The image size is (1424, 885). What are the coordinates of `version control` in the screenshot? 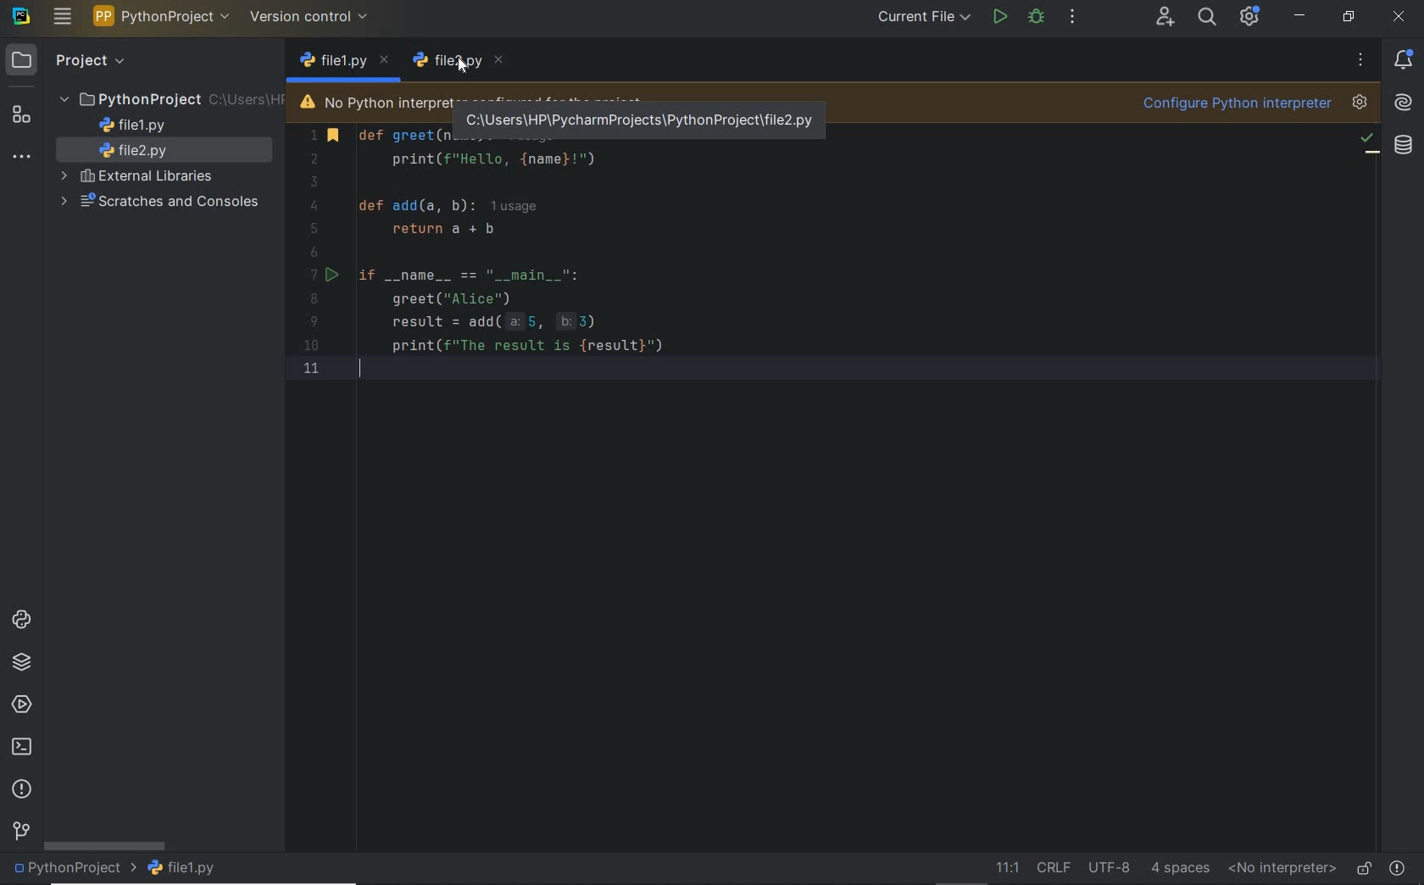 It's located at (312, 19).